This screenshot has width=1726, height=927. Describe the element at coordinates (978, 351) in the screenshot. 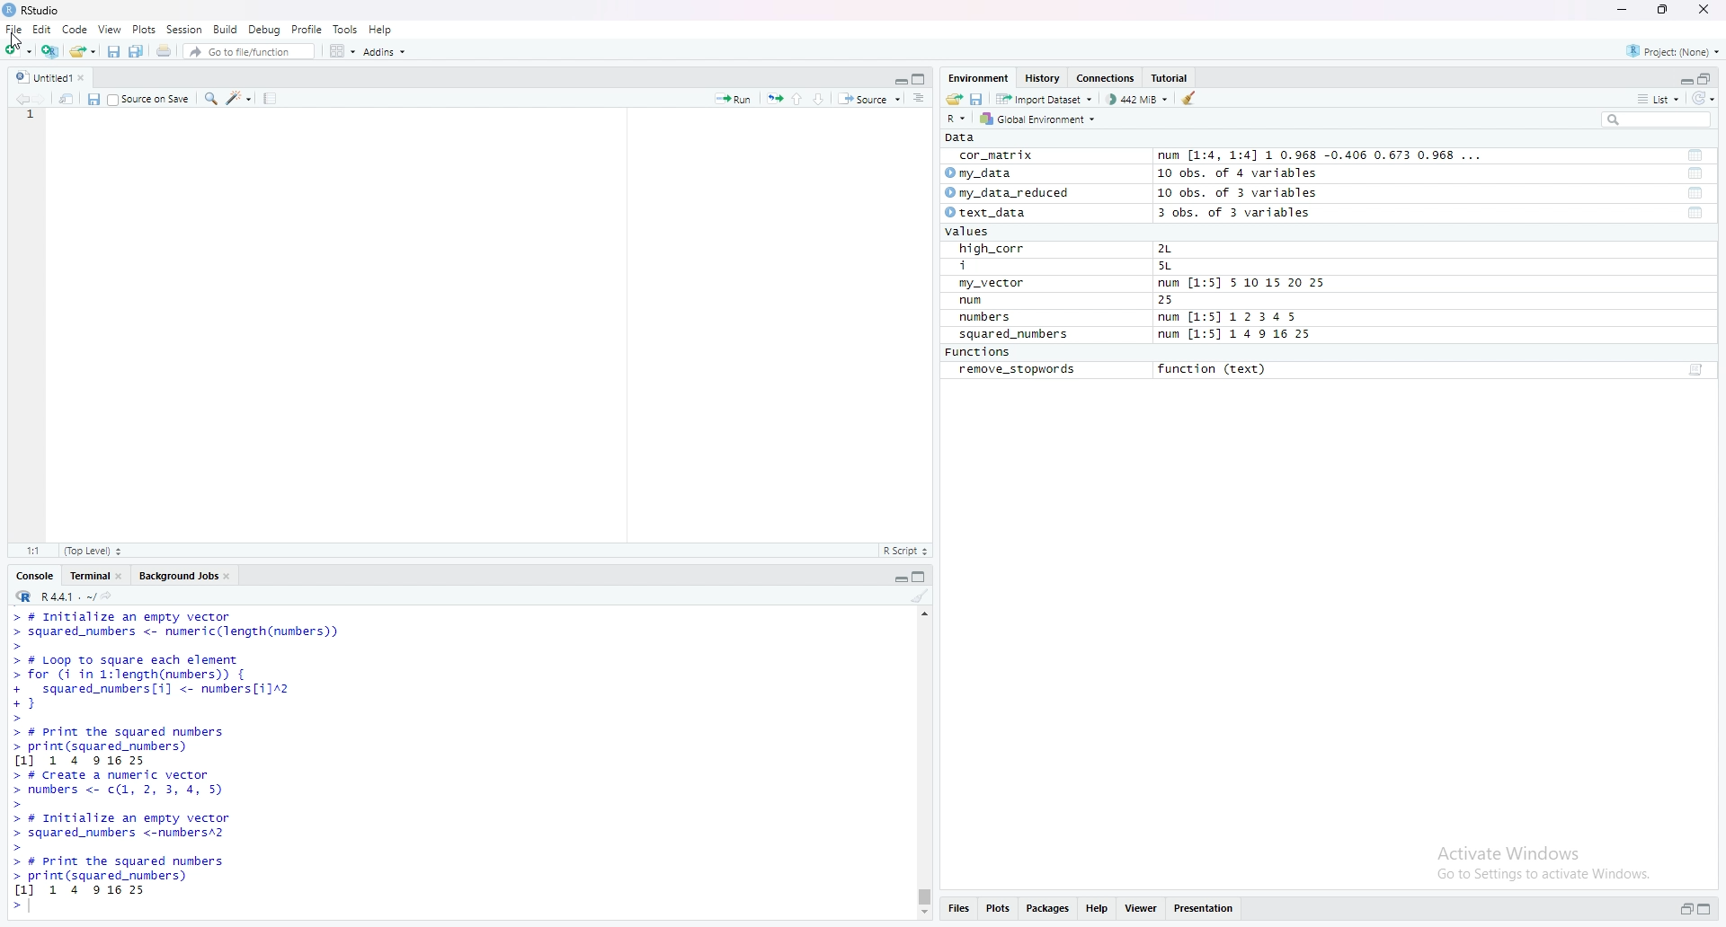

I see `Functions` at that location.